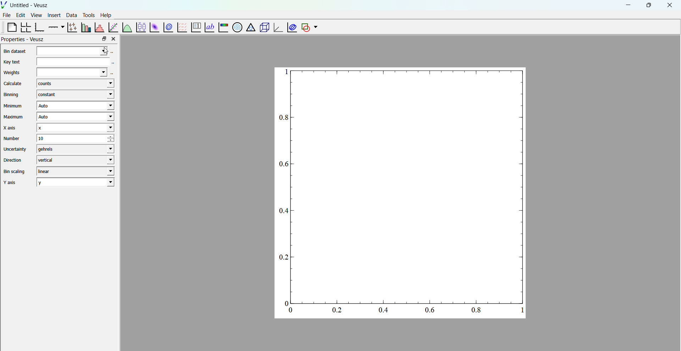 This screenshot has width=681, height=351. Describe the element at coordinates (305, 27) in the screenshot. I see `add a shape to the plot` at that location.